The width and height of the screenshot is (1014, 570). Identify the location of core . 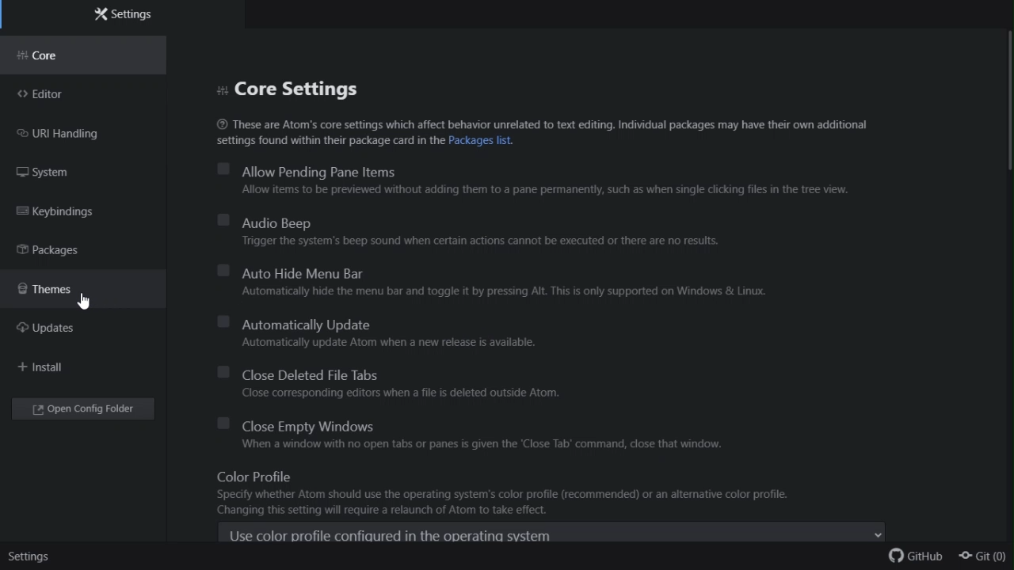
(88, 55).